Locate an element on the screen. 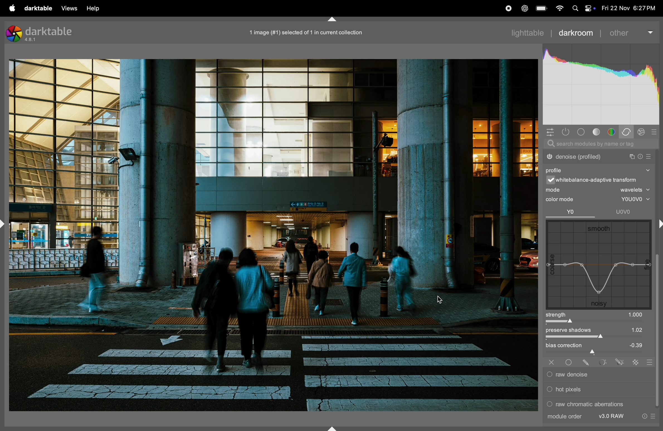 This screenshot has width=663, height=431. blending options is located at coordinates (649, 362).